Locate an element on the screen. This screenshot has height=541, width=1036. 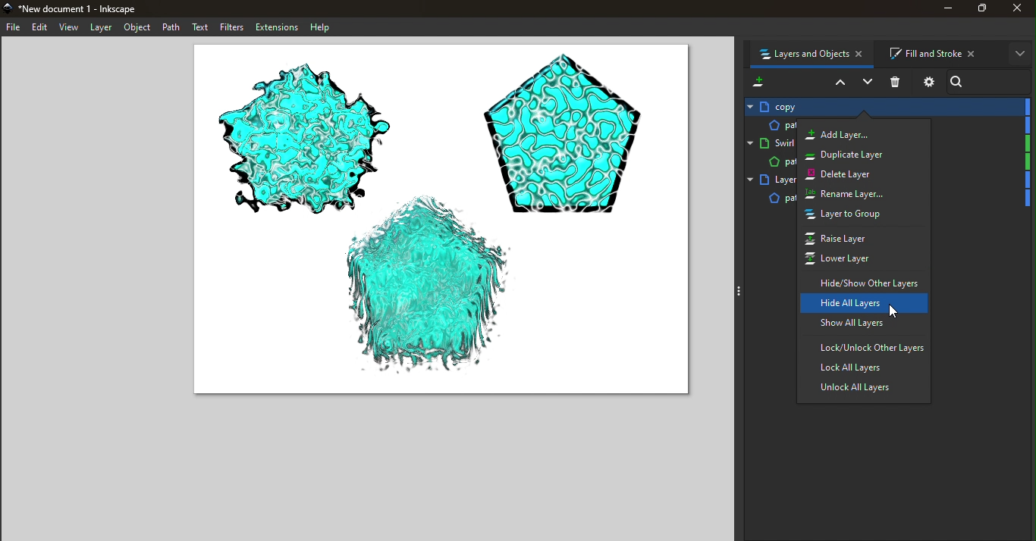
Duplicate layer is located at coordinates (857, 153).